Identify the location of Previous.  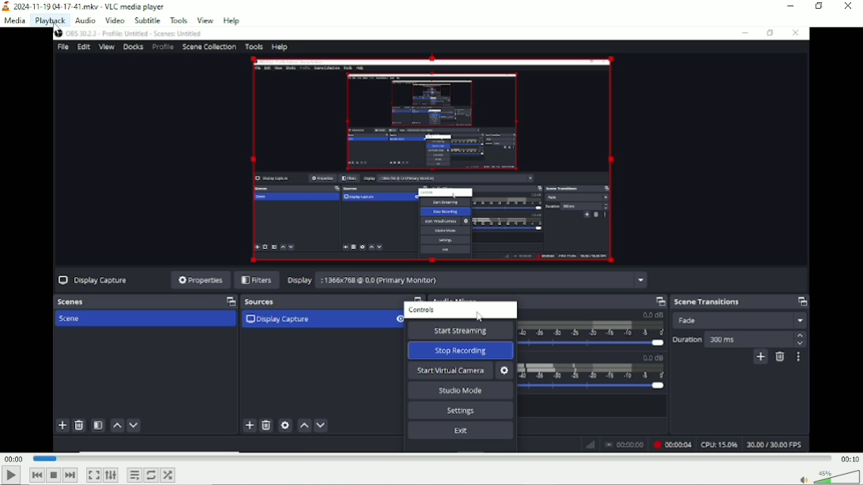
(37, 475).